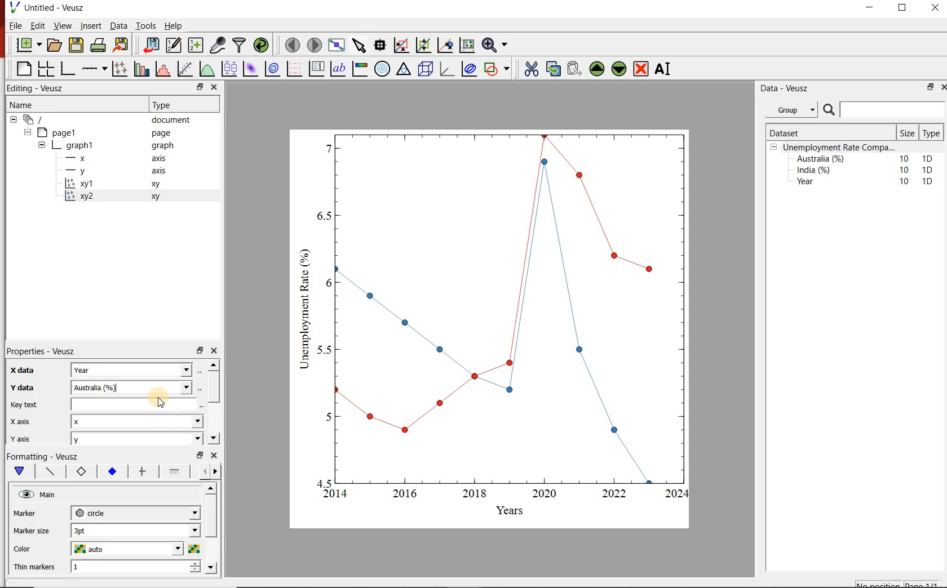  What do you see at coordinates (134, 369) in the screenshot?
I see `Year` at bounding box center [134, 369].